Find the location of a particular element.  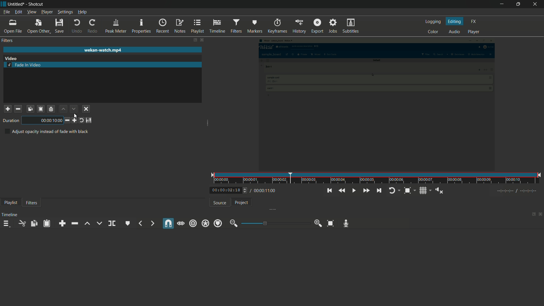

open other is located at coordinates (38, 25).